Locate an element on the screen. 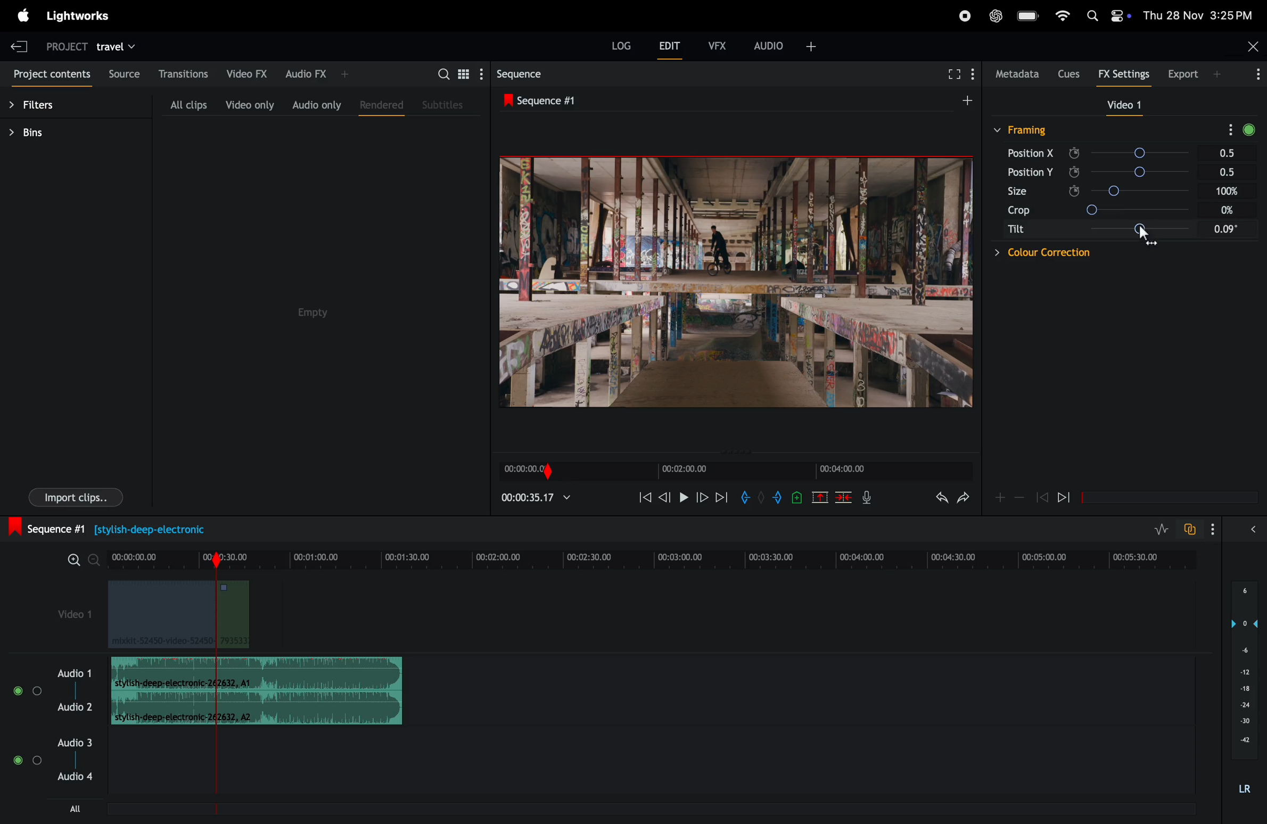 Image resolution: width=1267 pixels, height=824 pixels. battery is located at coordinates (1026, 15).